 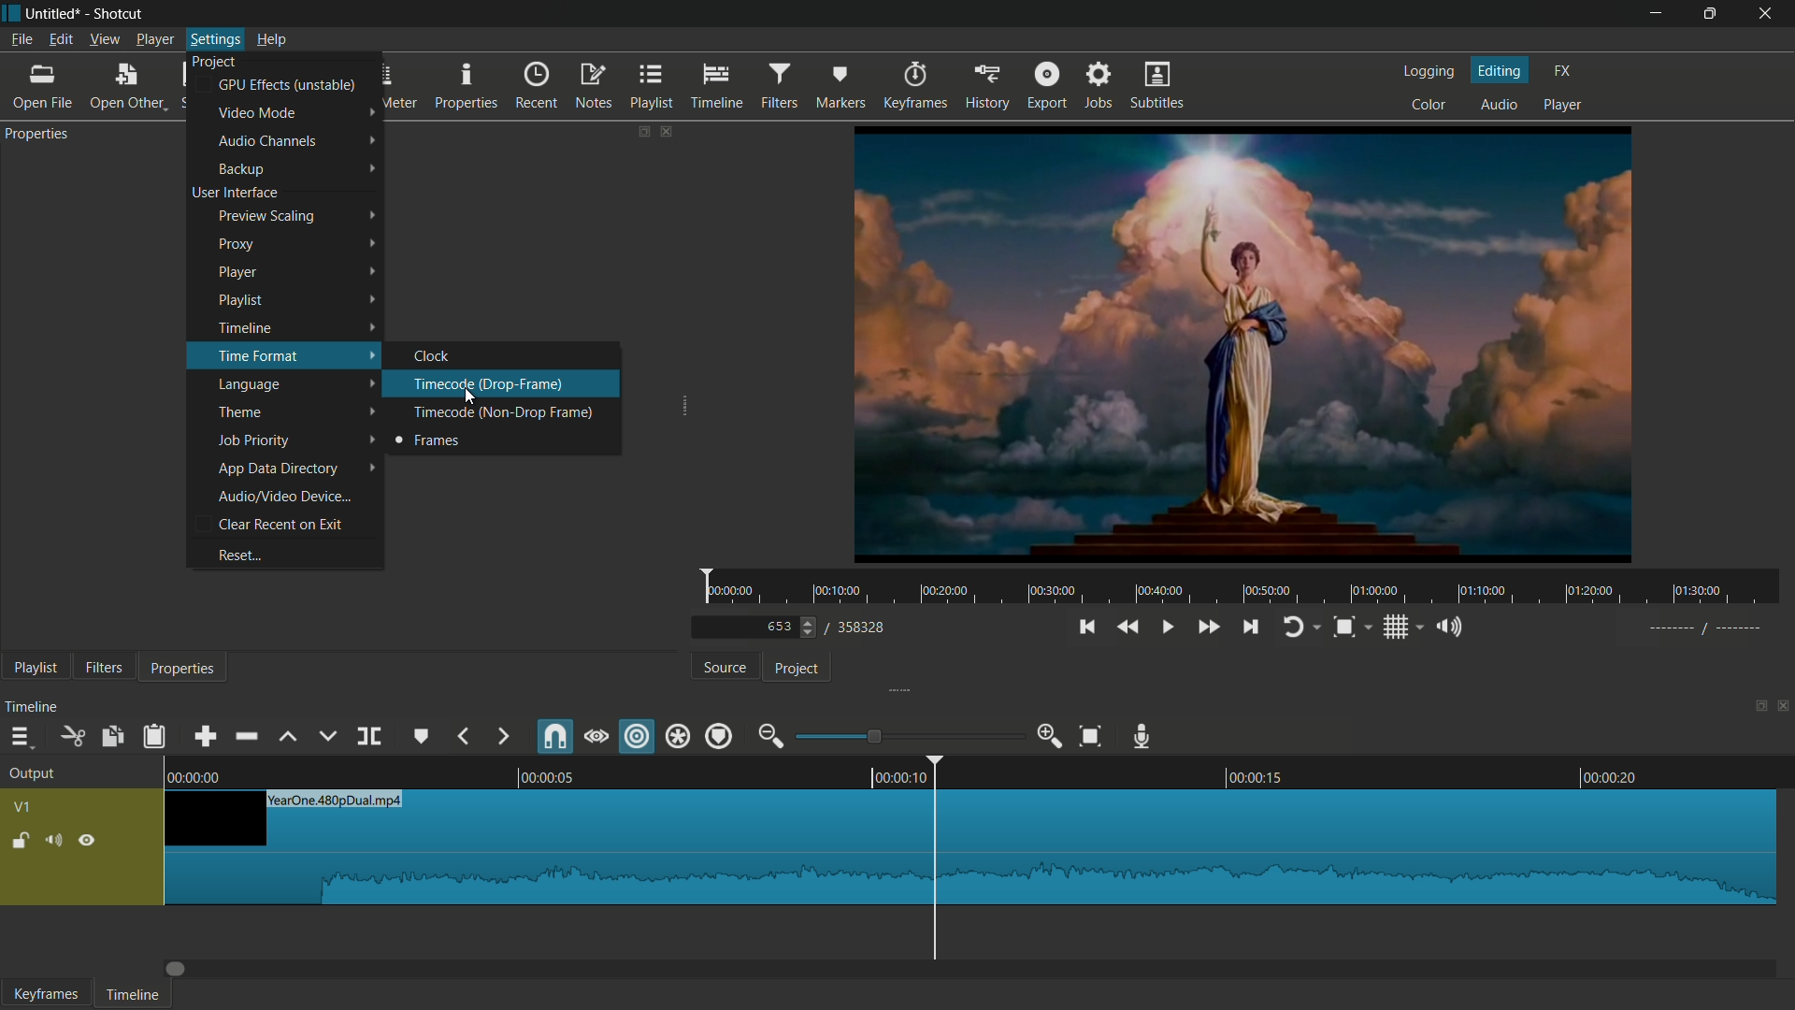 I want to click on toggle grid, so click(x=1395, y=627).